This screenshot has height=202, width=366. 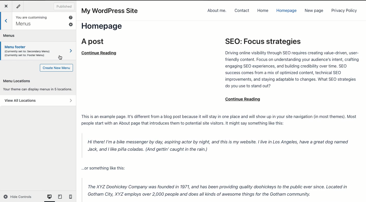 What do you see at coordinates (6, 6) in the screenshot?
I see `Close` at bounding box center [6, 6].